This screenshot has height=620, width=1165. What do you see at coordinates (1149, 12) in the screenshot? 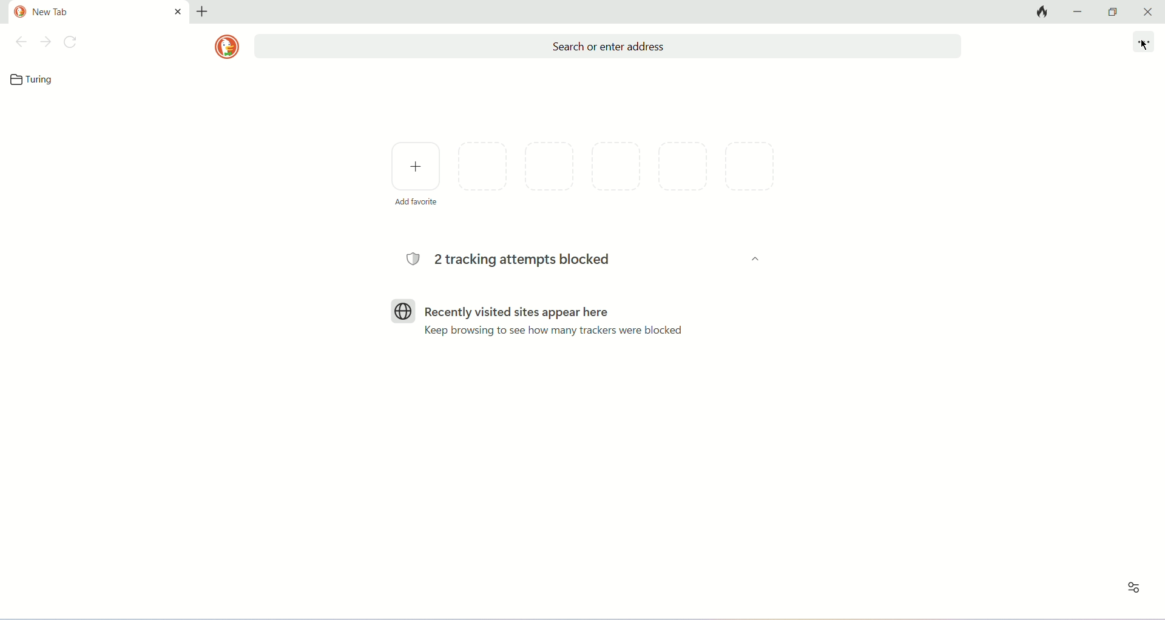
I see `close` at bounding box center [1149, 12].